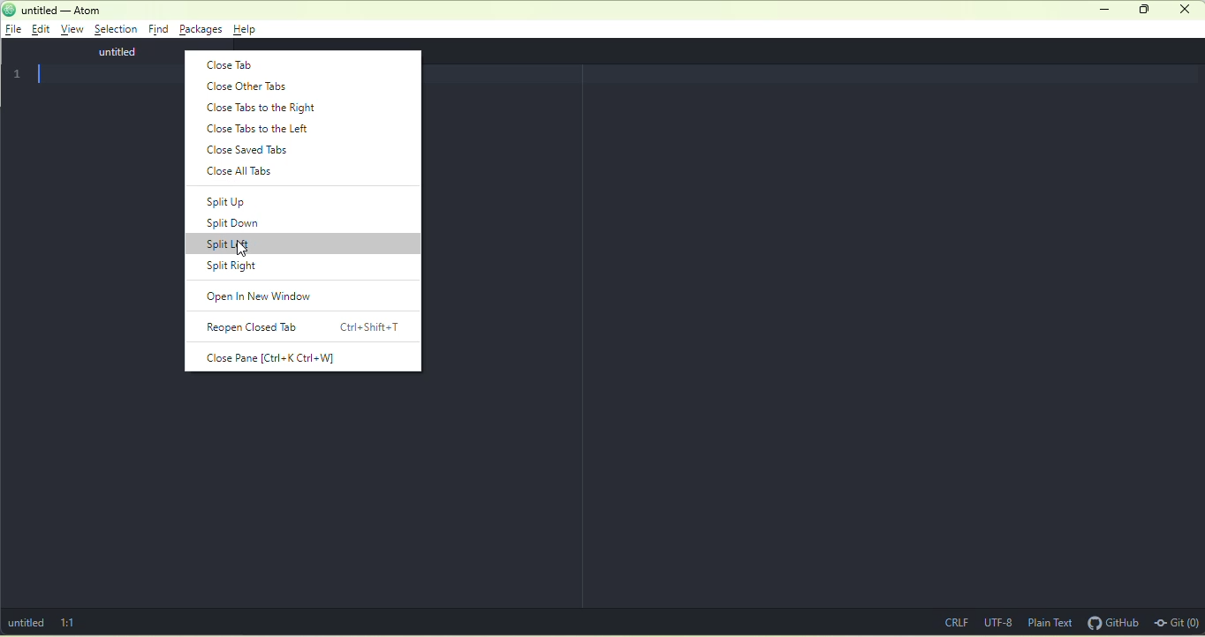 The image size is (1205, 637). I want to click on close pane, so click(274, 358).